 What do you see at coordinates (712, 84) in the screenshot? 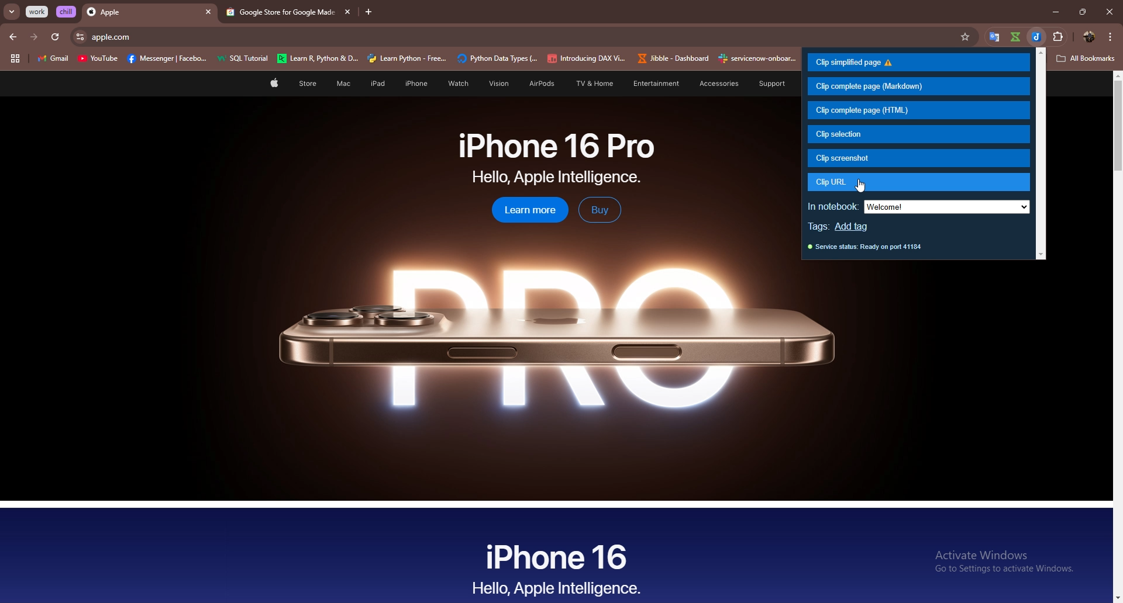
I see `Accessories` at bounding box center [712, 84].